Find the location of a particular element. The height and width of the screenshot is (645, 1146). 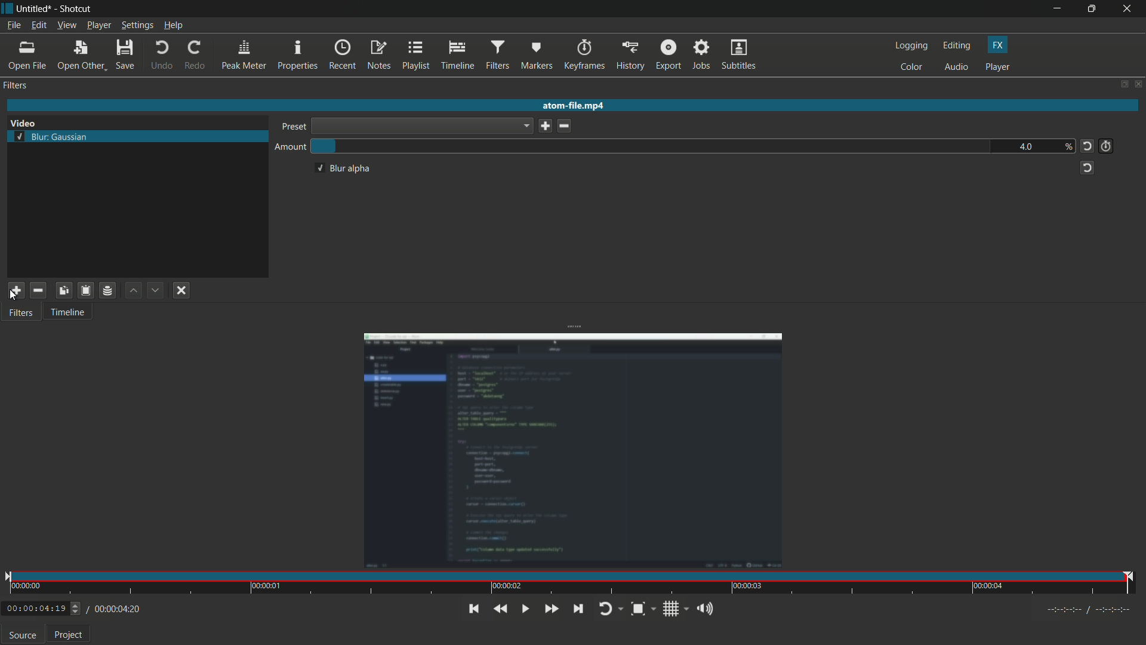

player is located at coordinates (998, 66).